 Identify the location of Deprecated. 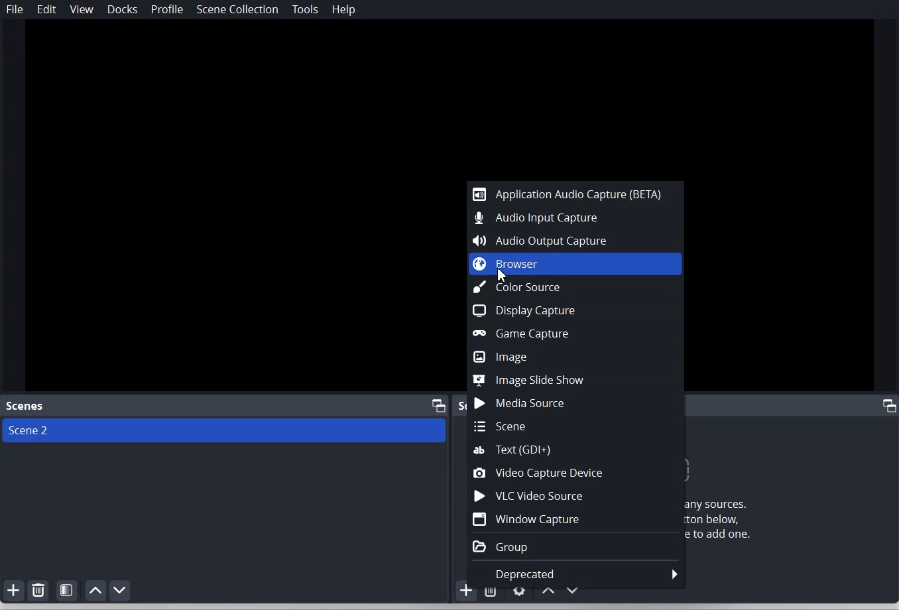
(577, 574).